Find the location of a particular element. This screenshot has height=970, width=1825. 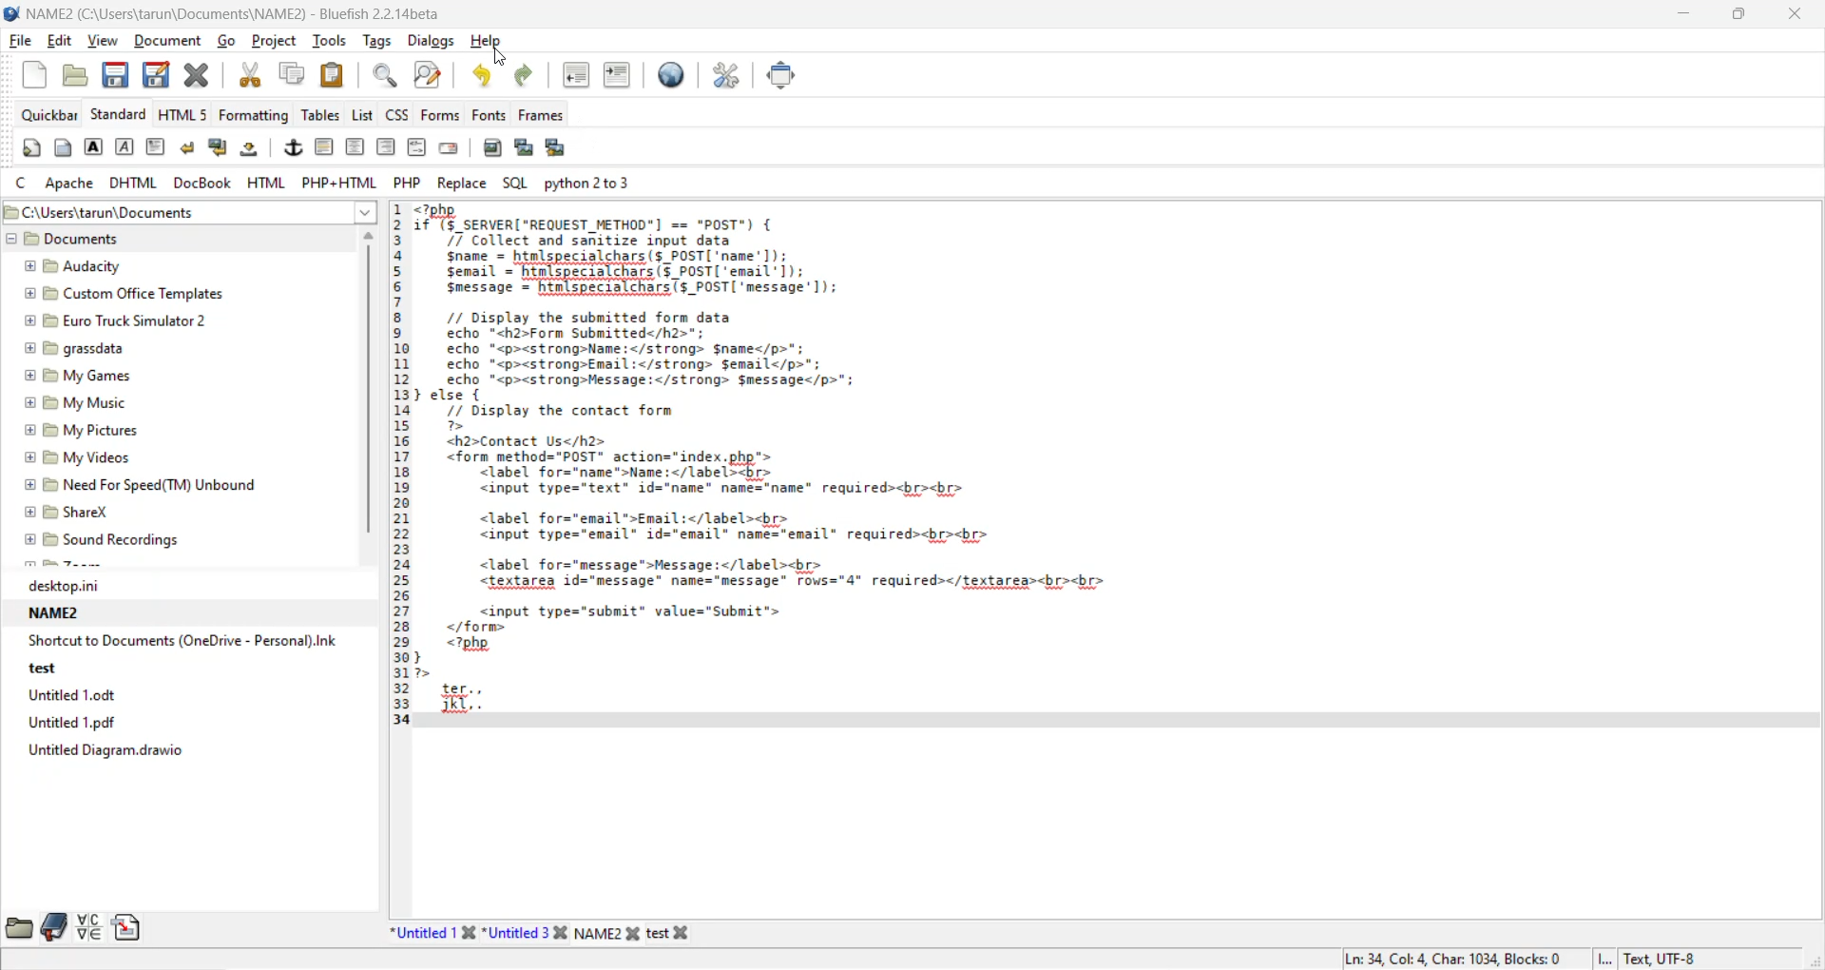

tables is located at coordinates (320, 114).